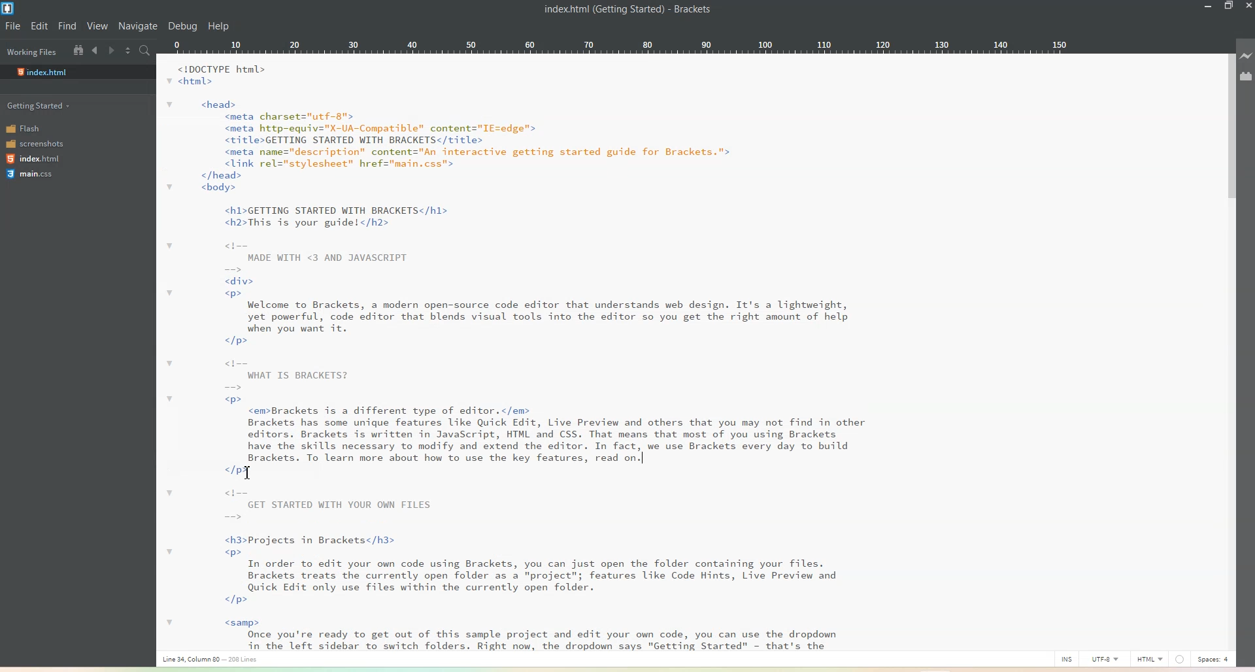 The height and width of the screenshot is (672, 1255). Describe the element at coordinates (218, 27) in the screenshot. I see `Help` at that location.